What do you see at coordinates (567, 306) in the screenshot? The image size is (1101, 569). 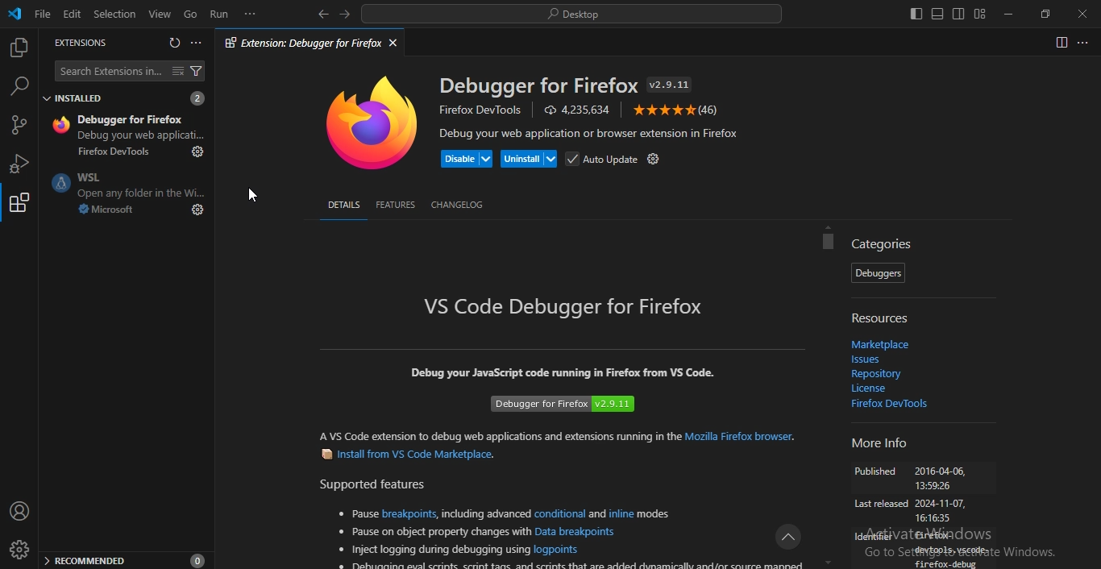 I see `VS Code Debugger for Firefox` at bounding box center [567, 306].